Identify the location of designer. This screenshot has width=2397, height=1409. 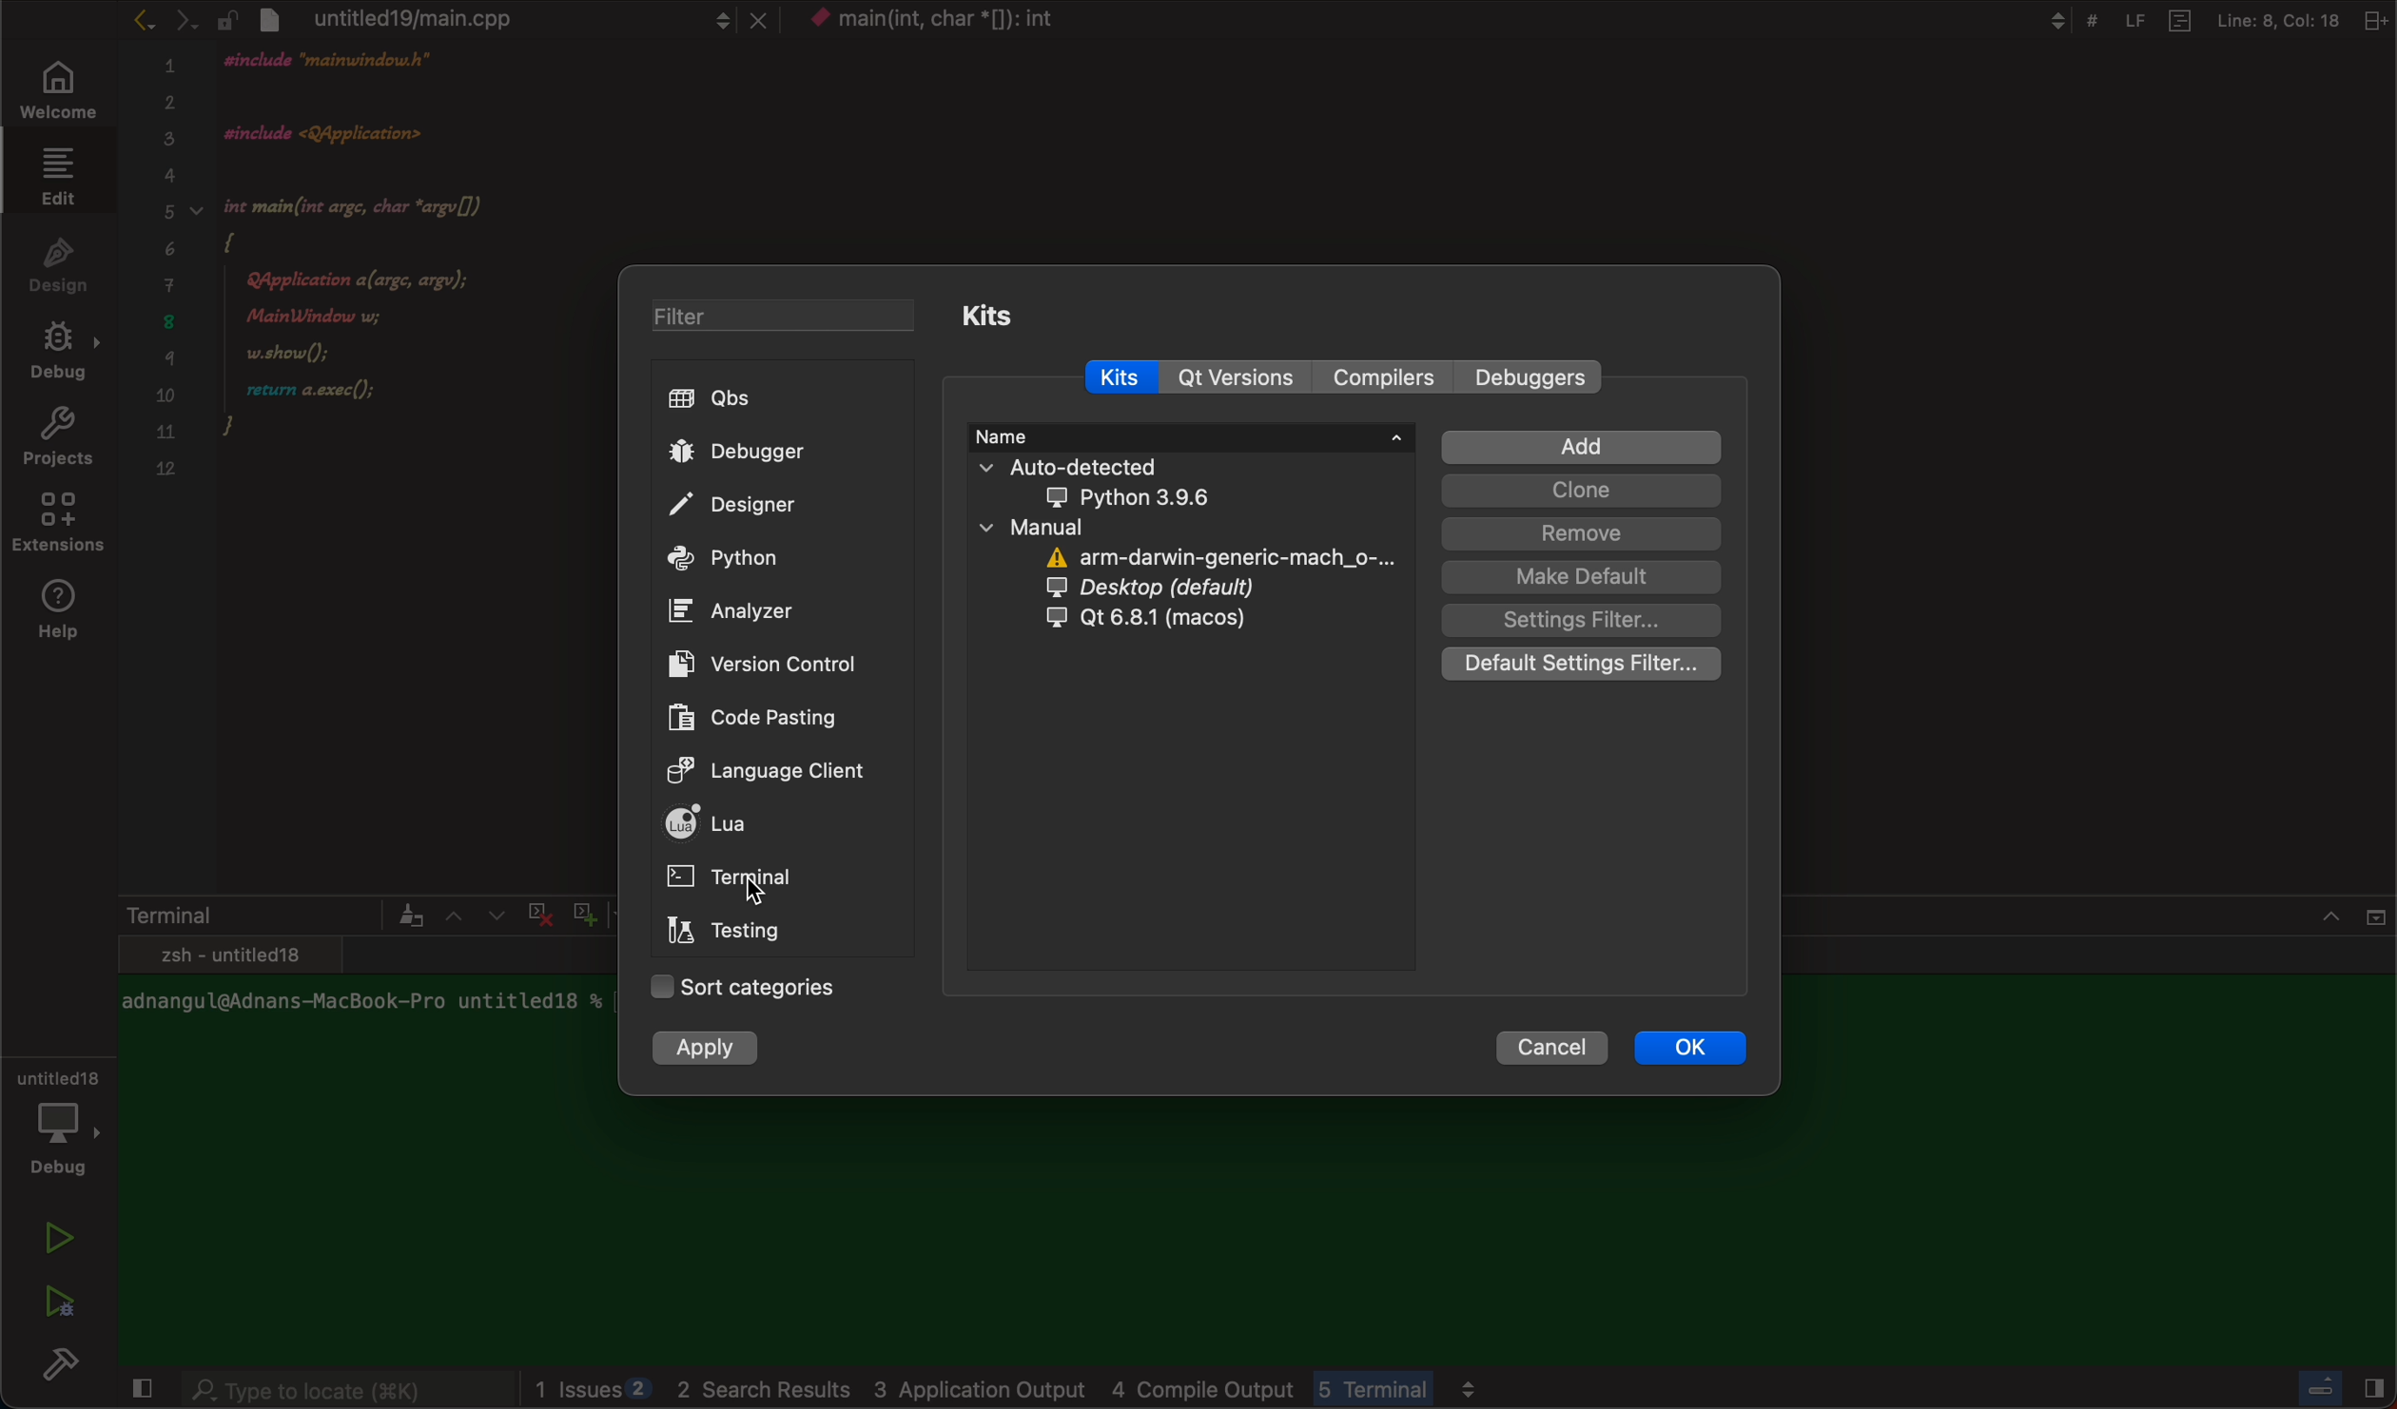
(766, 507).